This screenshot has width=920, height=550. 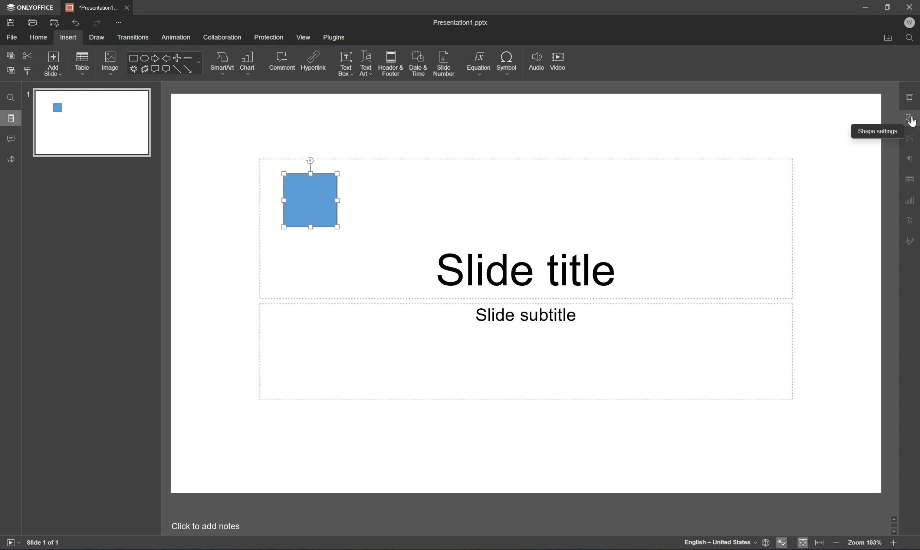 What do you see at coordinates (188, 69) in the screenshot?
I see `Arrow` at bounding box center [188, 69].